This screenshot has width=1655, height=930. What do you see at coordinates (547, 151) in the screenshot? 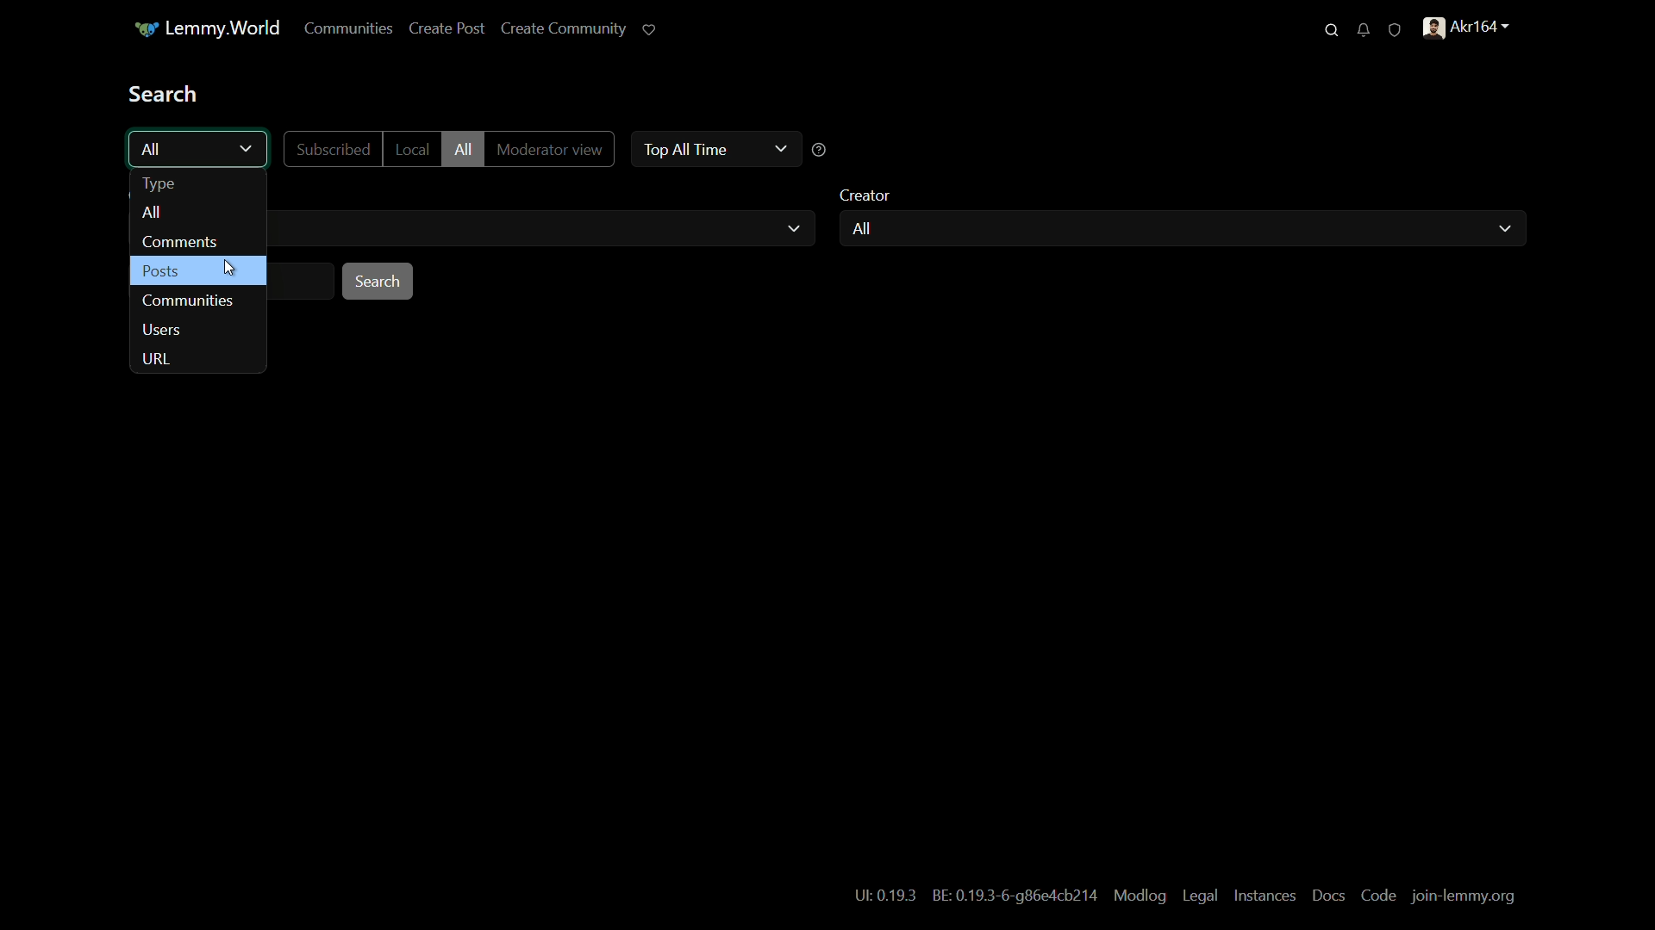
I see `moderator view` at bounding box center [547, 151].